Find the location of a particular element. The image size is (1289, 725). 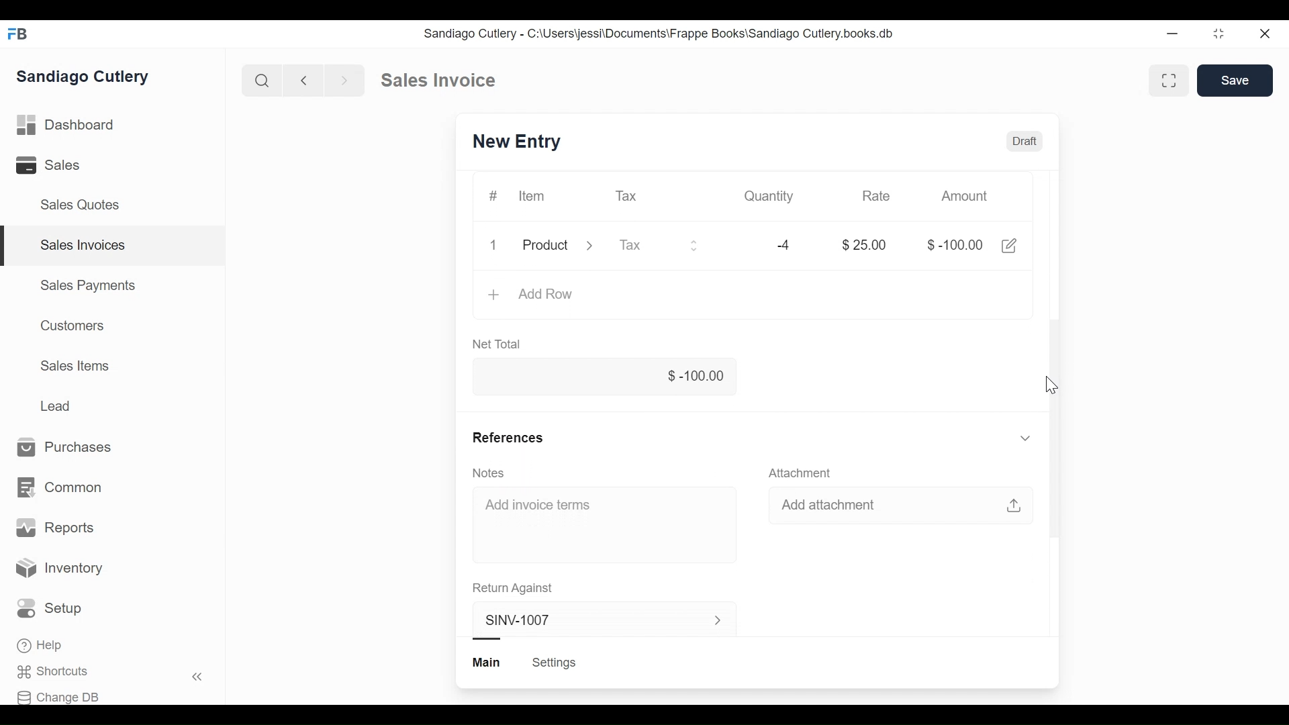

-4 is located at coordinates (784, 244).